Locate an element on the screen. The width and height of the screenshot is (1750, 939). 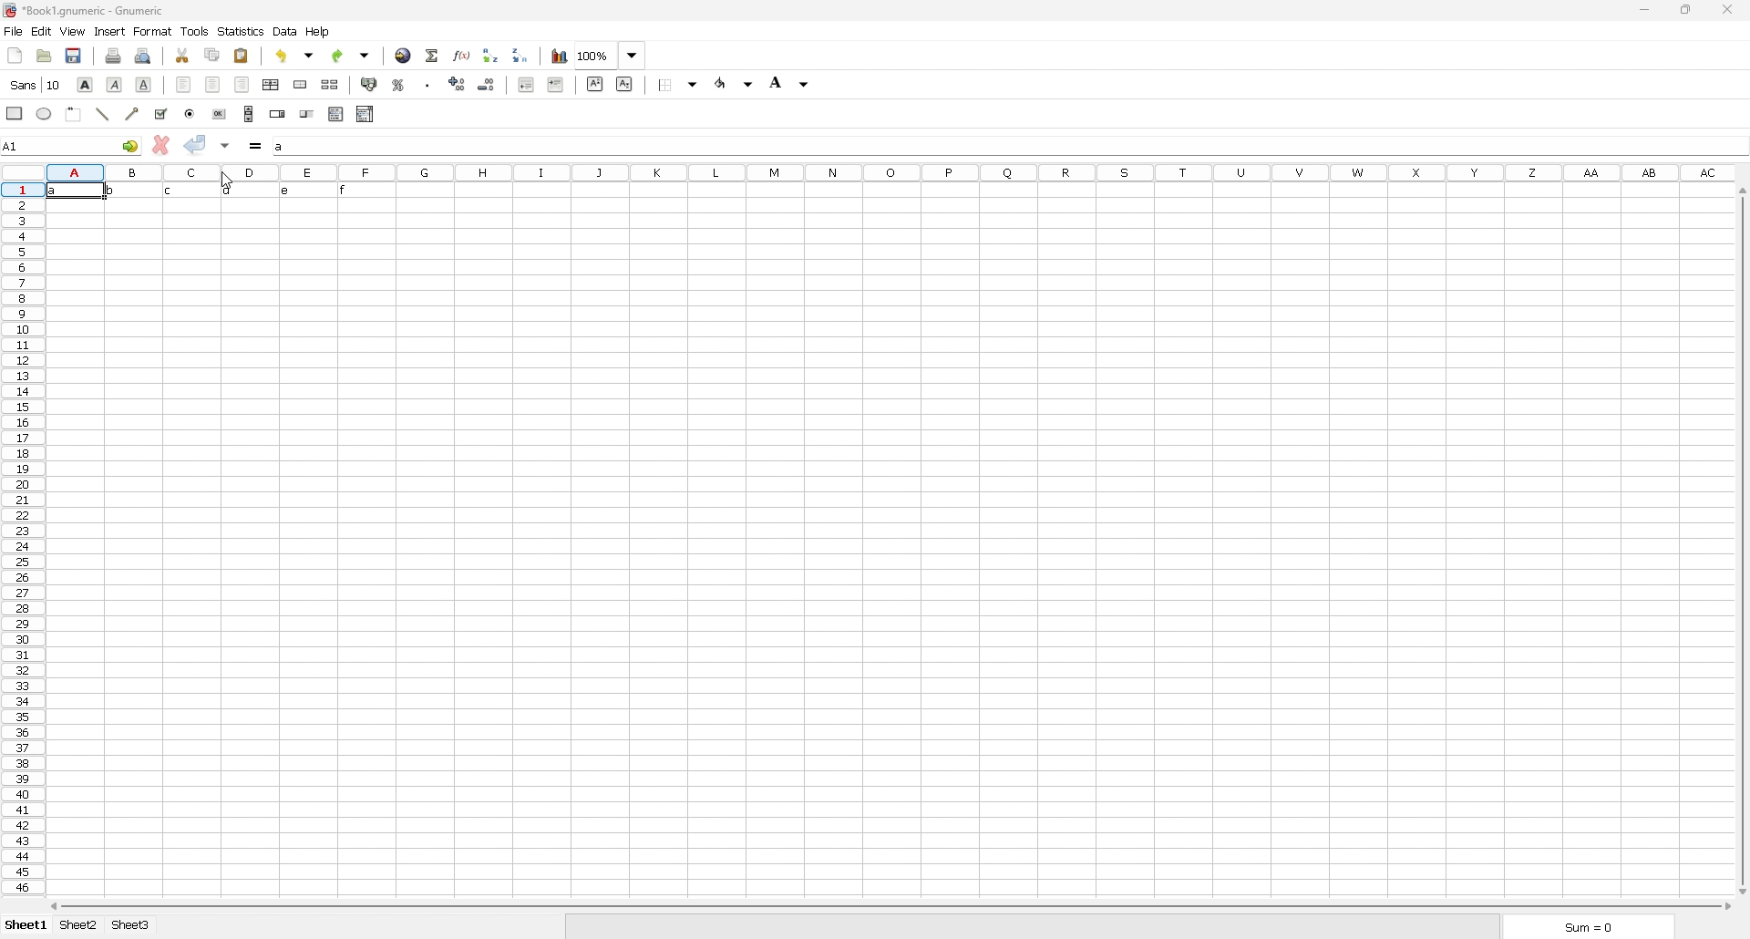
sheet 2 is located at coordinates (78, 926).